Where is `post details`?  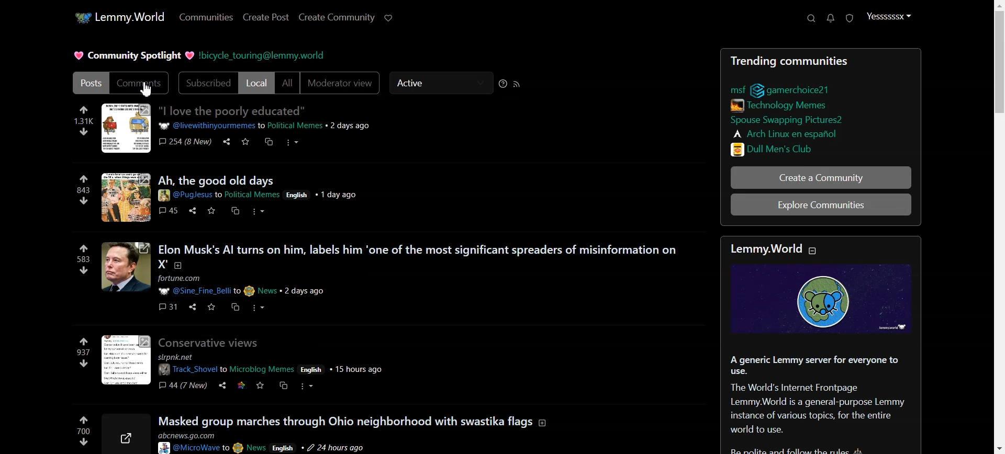 post details is located at coordinates (259, 196).